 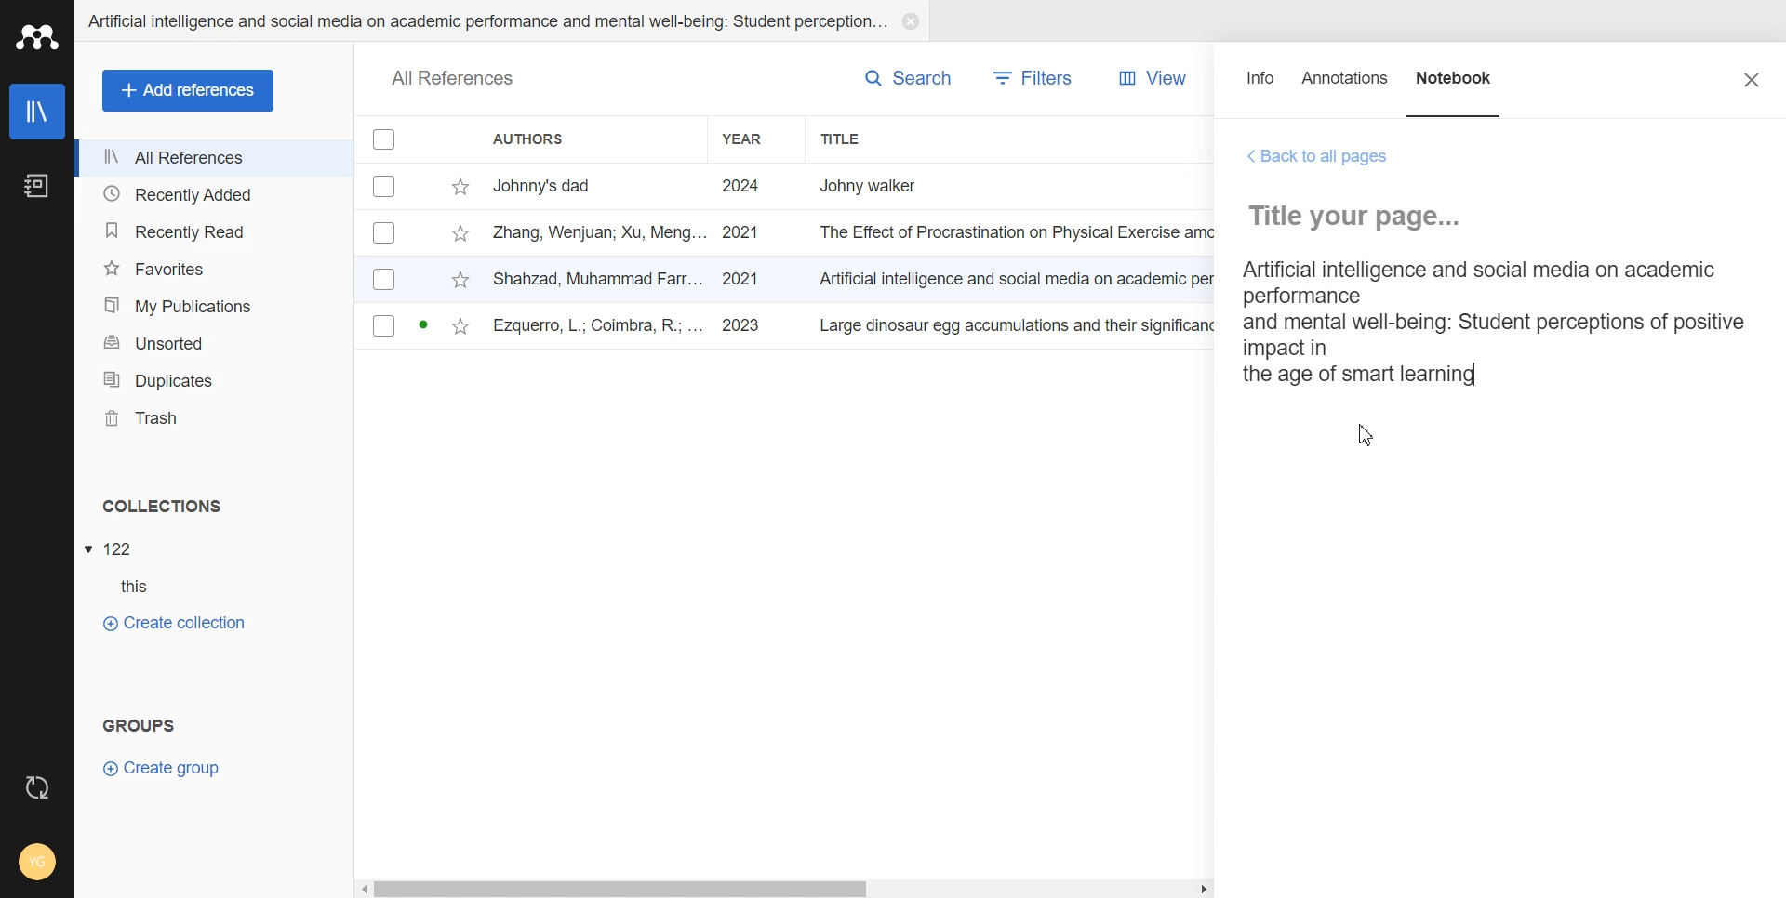 What do you see at coordinates (213, 269) in the screenshot?
I see `Favorites` at bounding box center [213, 269].